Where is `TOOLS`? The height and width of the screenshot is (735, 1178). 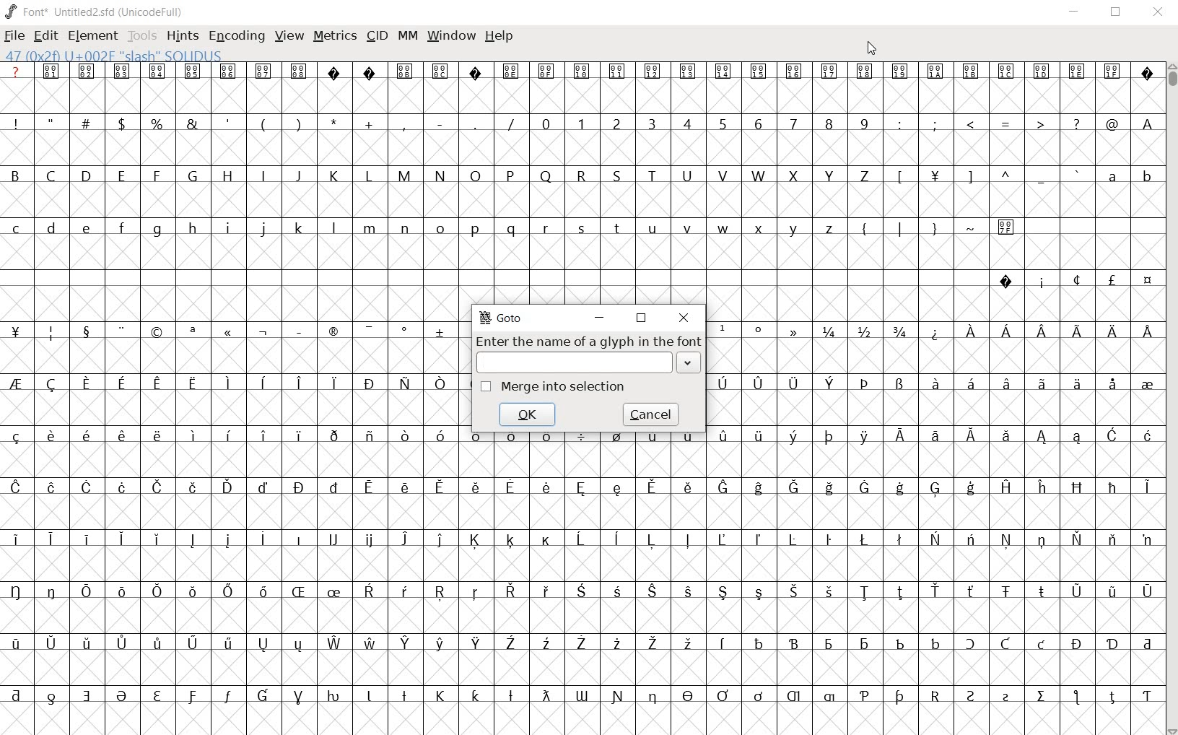 TOOLS is located at coordinates (141, 37).